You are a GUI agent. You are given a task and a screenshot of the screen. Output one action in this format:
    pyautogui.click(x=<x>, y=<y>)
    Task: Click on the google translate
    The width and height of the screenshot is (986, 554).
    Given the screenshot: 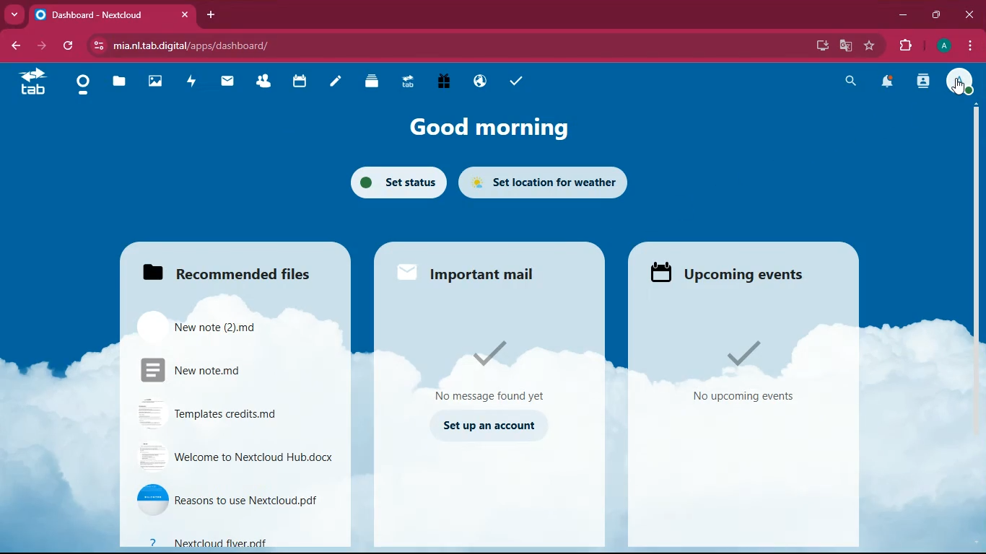 What is the action you would take?
    pyautogui.click(x=845, y=45)
    